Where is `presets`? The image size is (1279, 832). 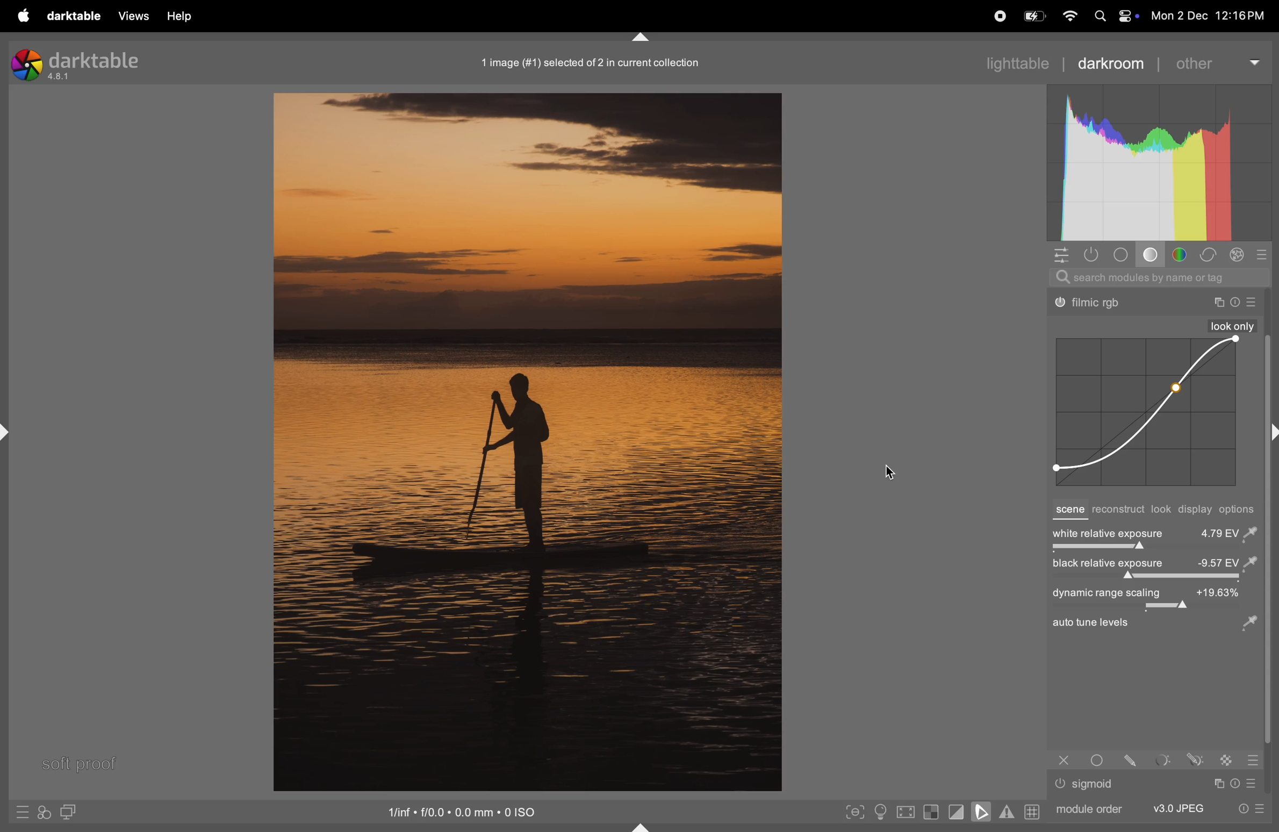 presets is located at coordinates (1263, 254).